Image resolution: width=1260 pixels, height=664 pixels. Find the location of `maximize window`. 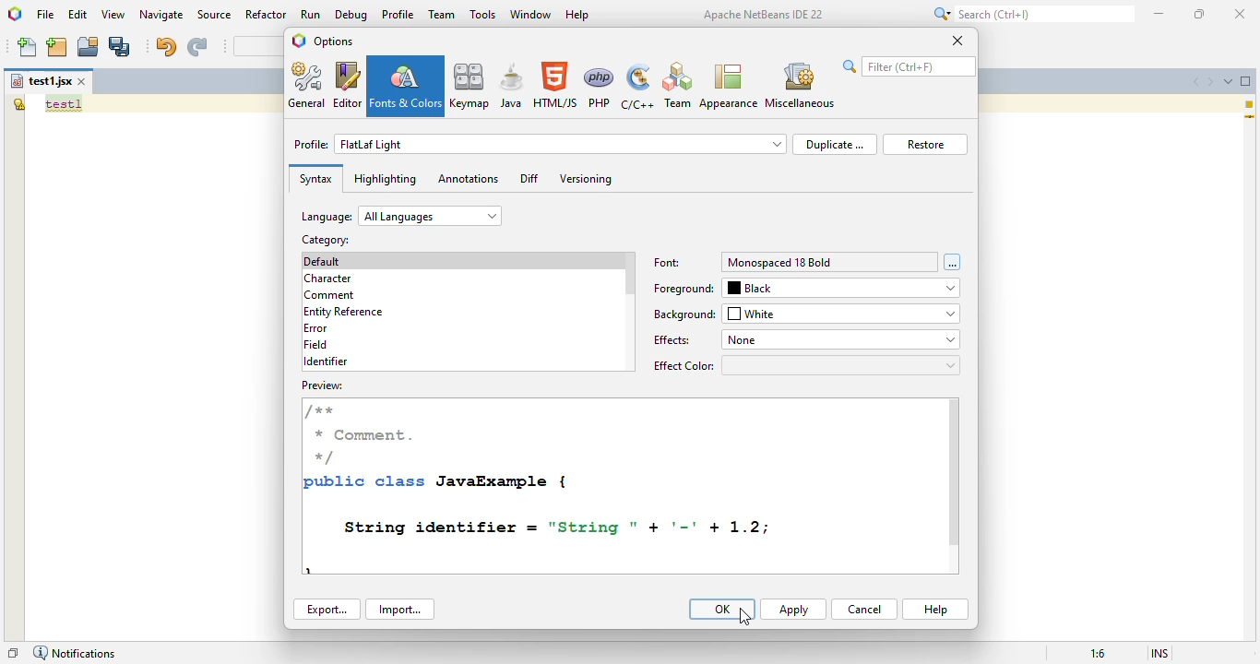

maximize window is located at coordinates (1246, 81).